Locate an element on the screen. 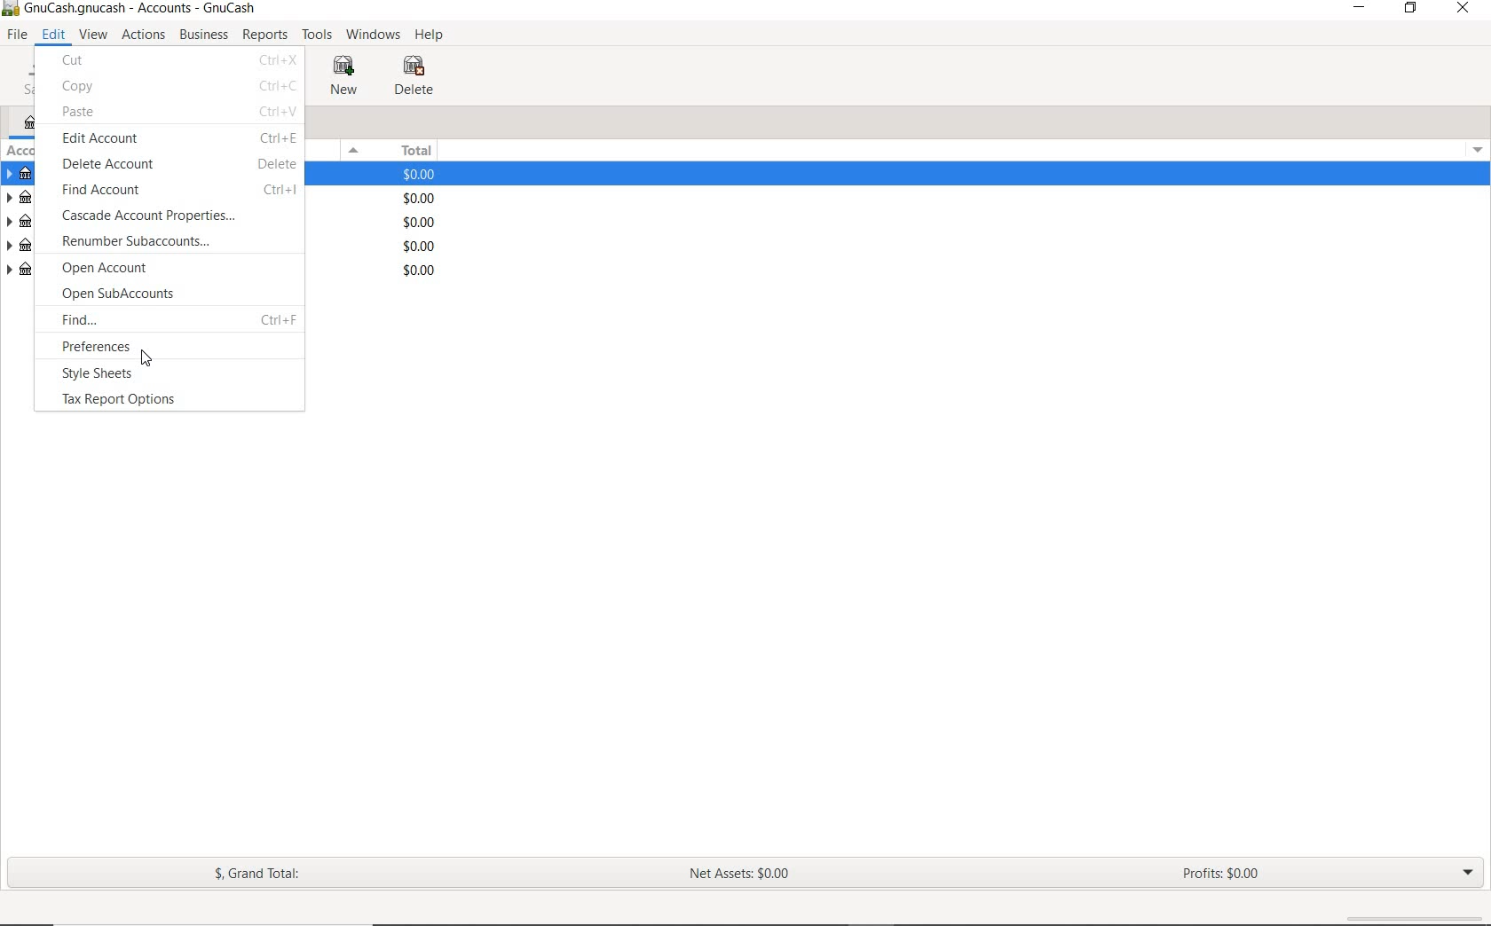  BUSINESS is located at coordinates (205, 35).